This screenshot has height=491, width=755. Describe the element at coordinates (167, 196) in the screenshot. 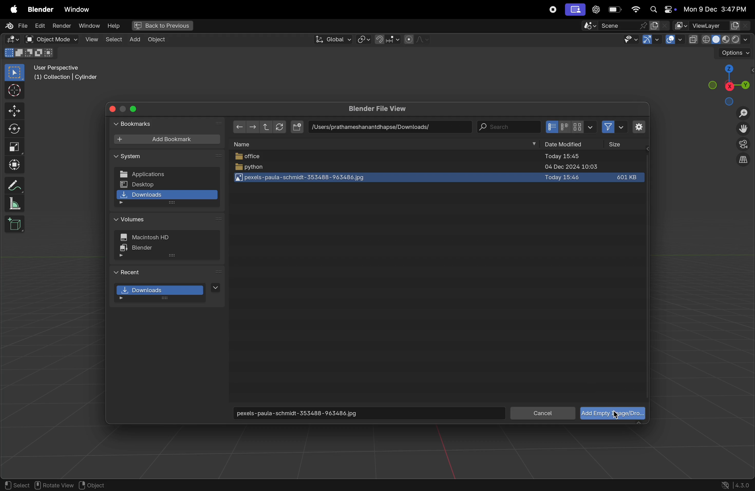

I see `downloads` at that location.